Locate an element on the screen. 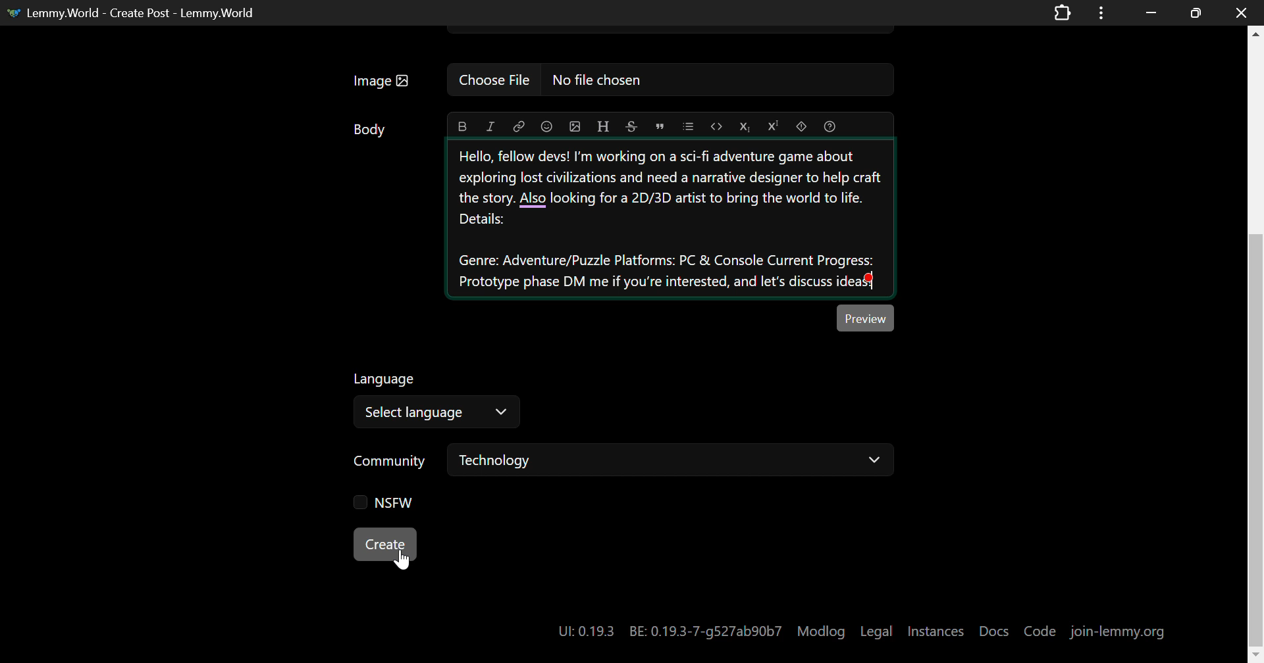 This screenshot has height=663, width=1264. subscript is located at coordinates (746, 124).